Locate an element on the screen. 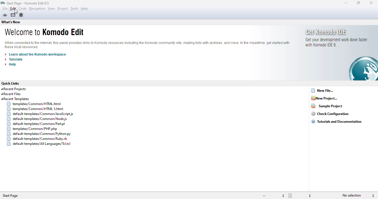  code is located at coordinates (22, 9).